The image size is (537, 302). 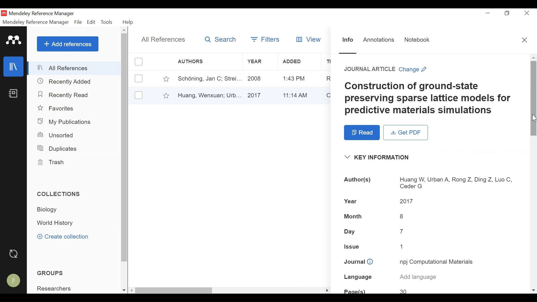 What do you see at coordinates (14, 281) in the screenshot?
I see `Avatar` at bounding box center [14, 281].